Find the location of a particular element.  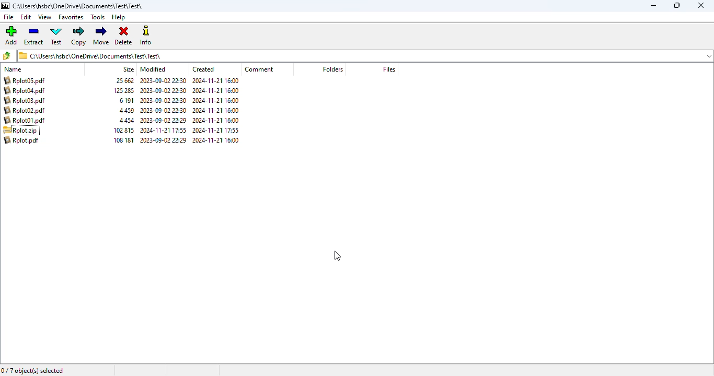

2024-11-21 17:55 is located at coordinates (216, 130).